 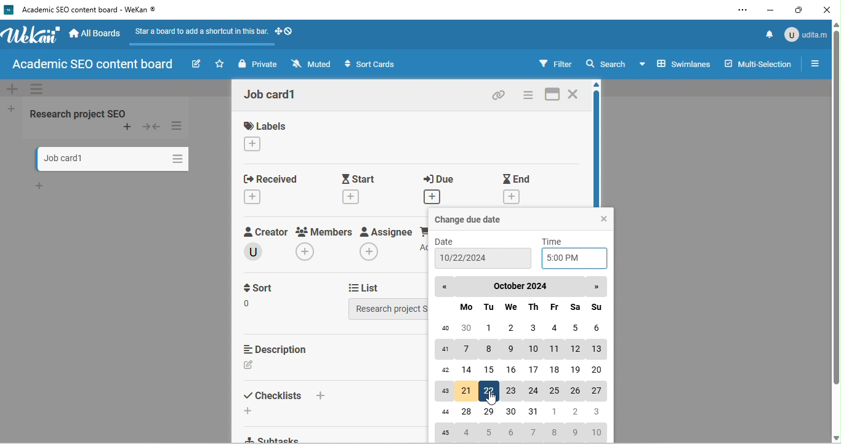 What do you see at coordinates (78, 113) in the screenshot?
I see `research project SEO` at bounding box center [78, 113].